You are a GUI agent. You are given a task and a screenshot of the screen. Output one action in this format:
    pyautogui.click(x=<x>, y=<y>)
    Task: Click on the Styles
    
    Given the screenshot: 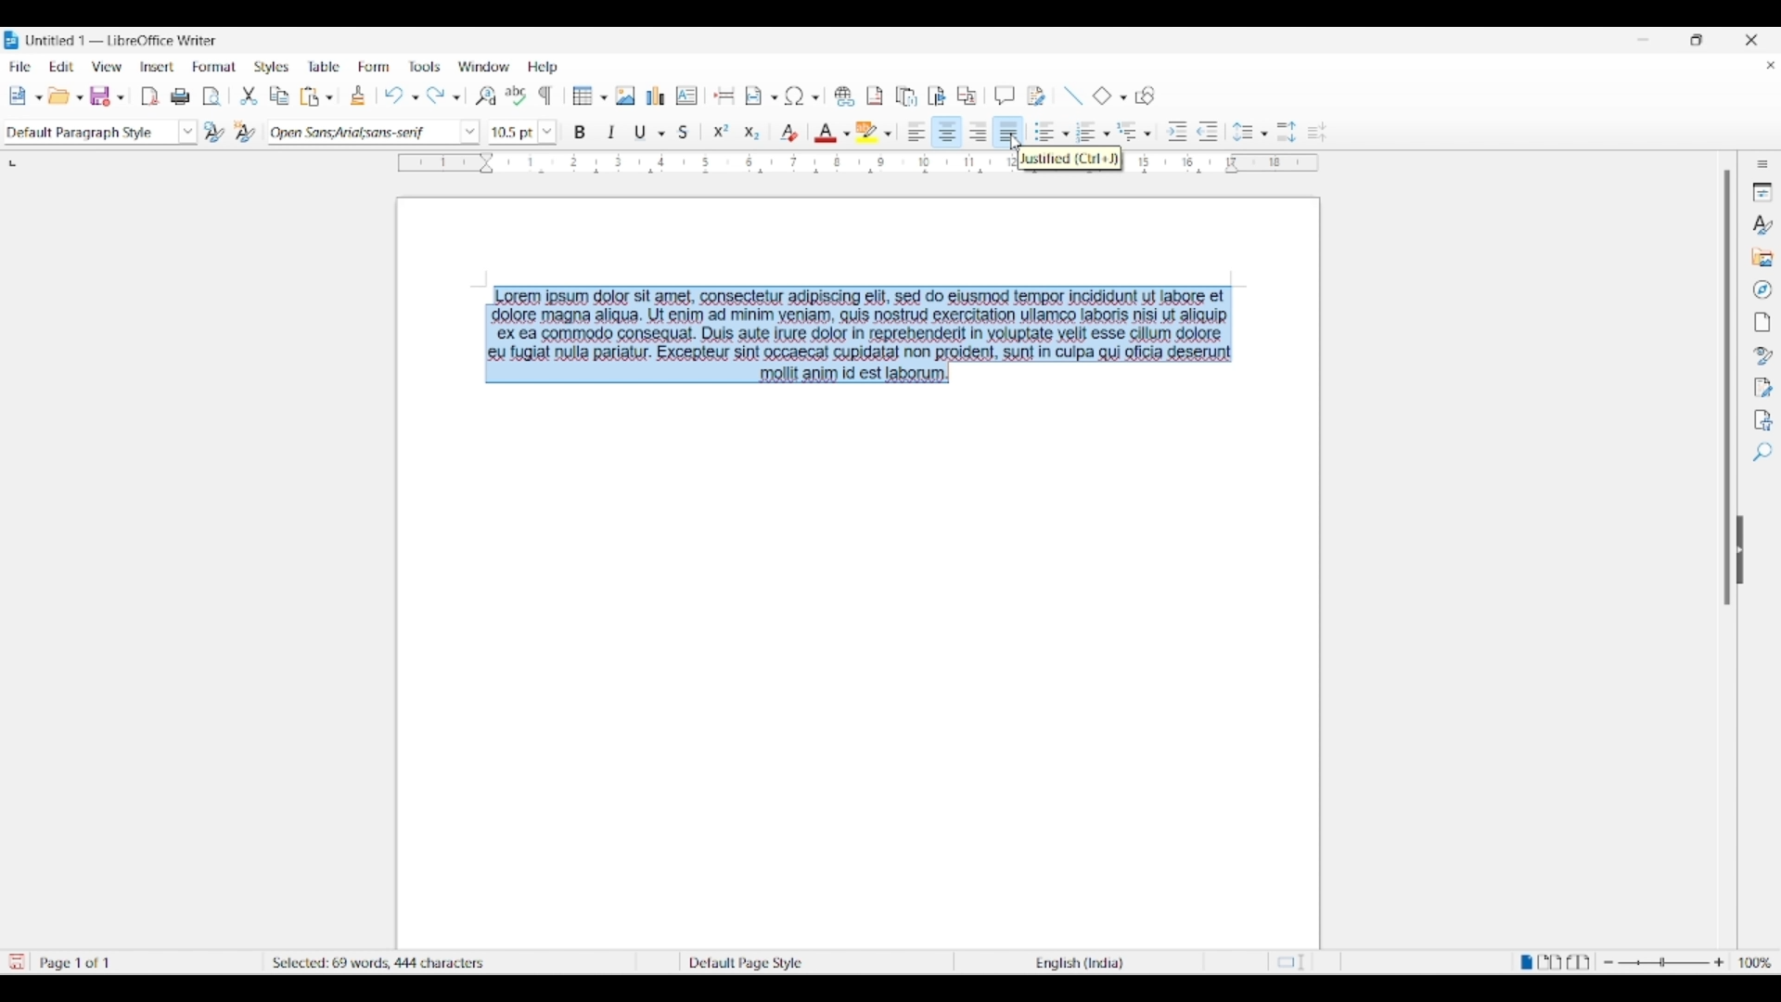 What is the action you would take?
    pyautogui.click(x=271, y=67)
    